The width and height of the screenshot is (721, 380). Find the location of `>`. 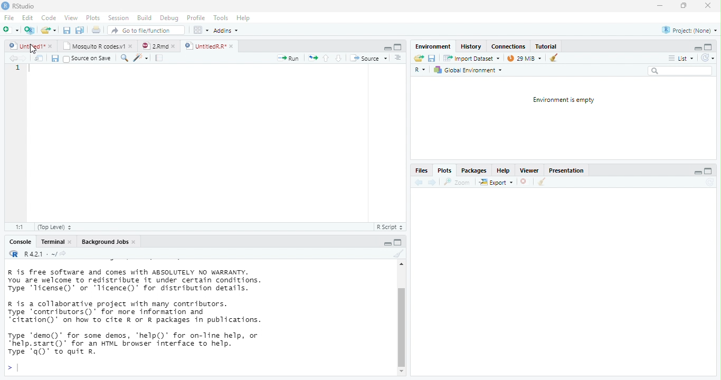

> is located at coordinates (12, 368).